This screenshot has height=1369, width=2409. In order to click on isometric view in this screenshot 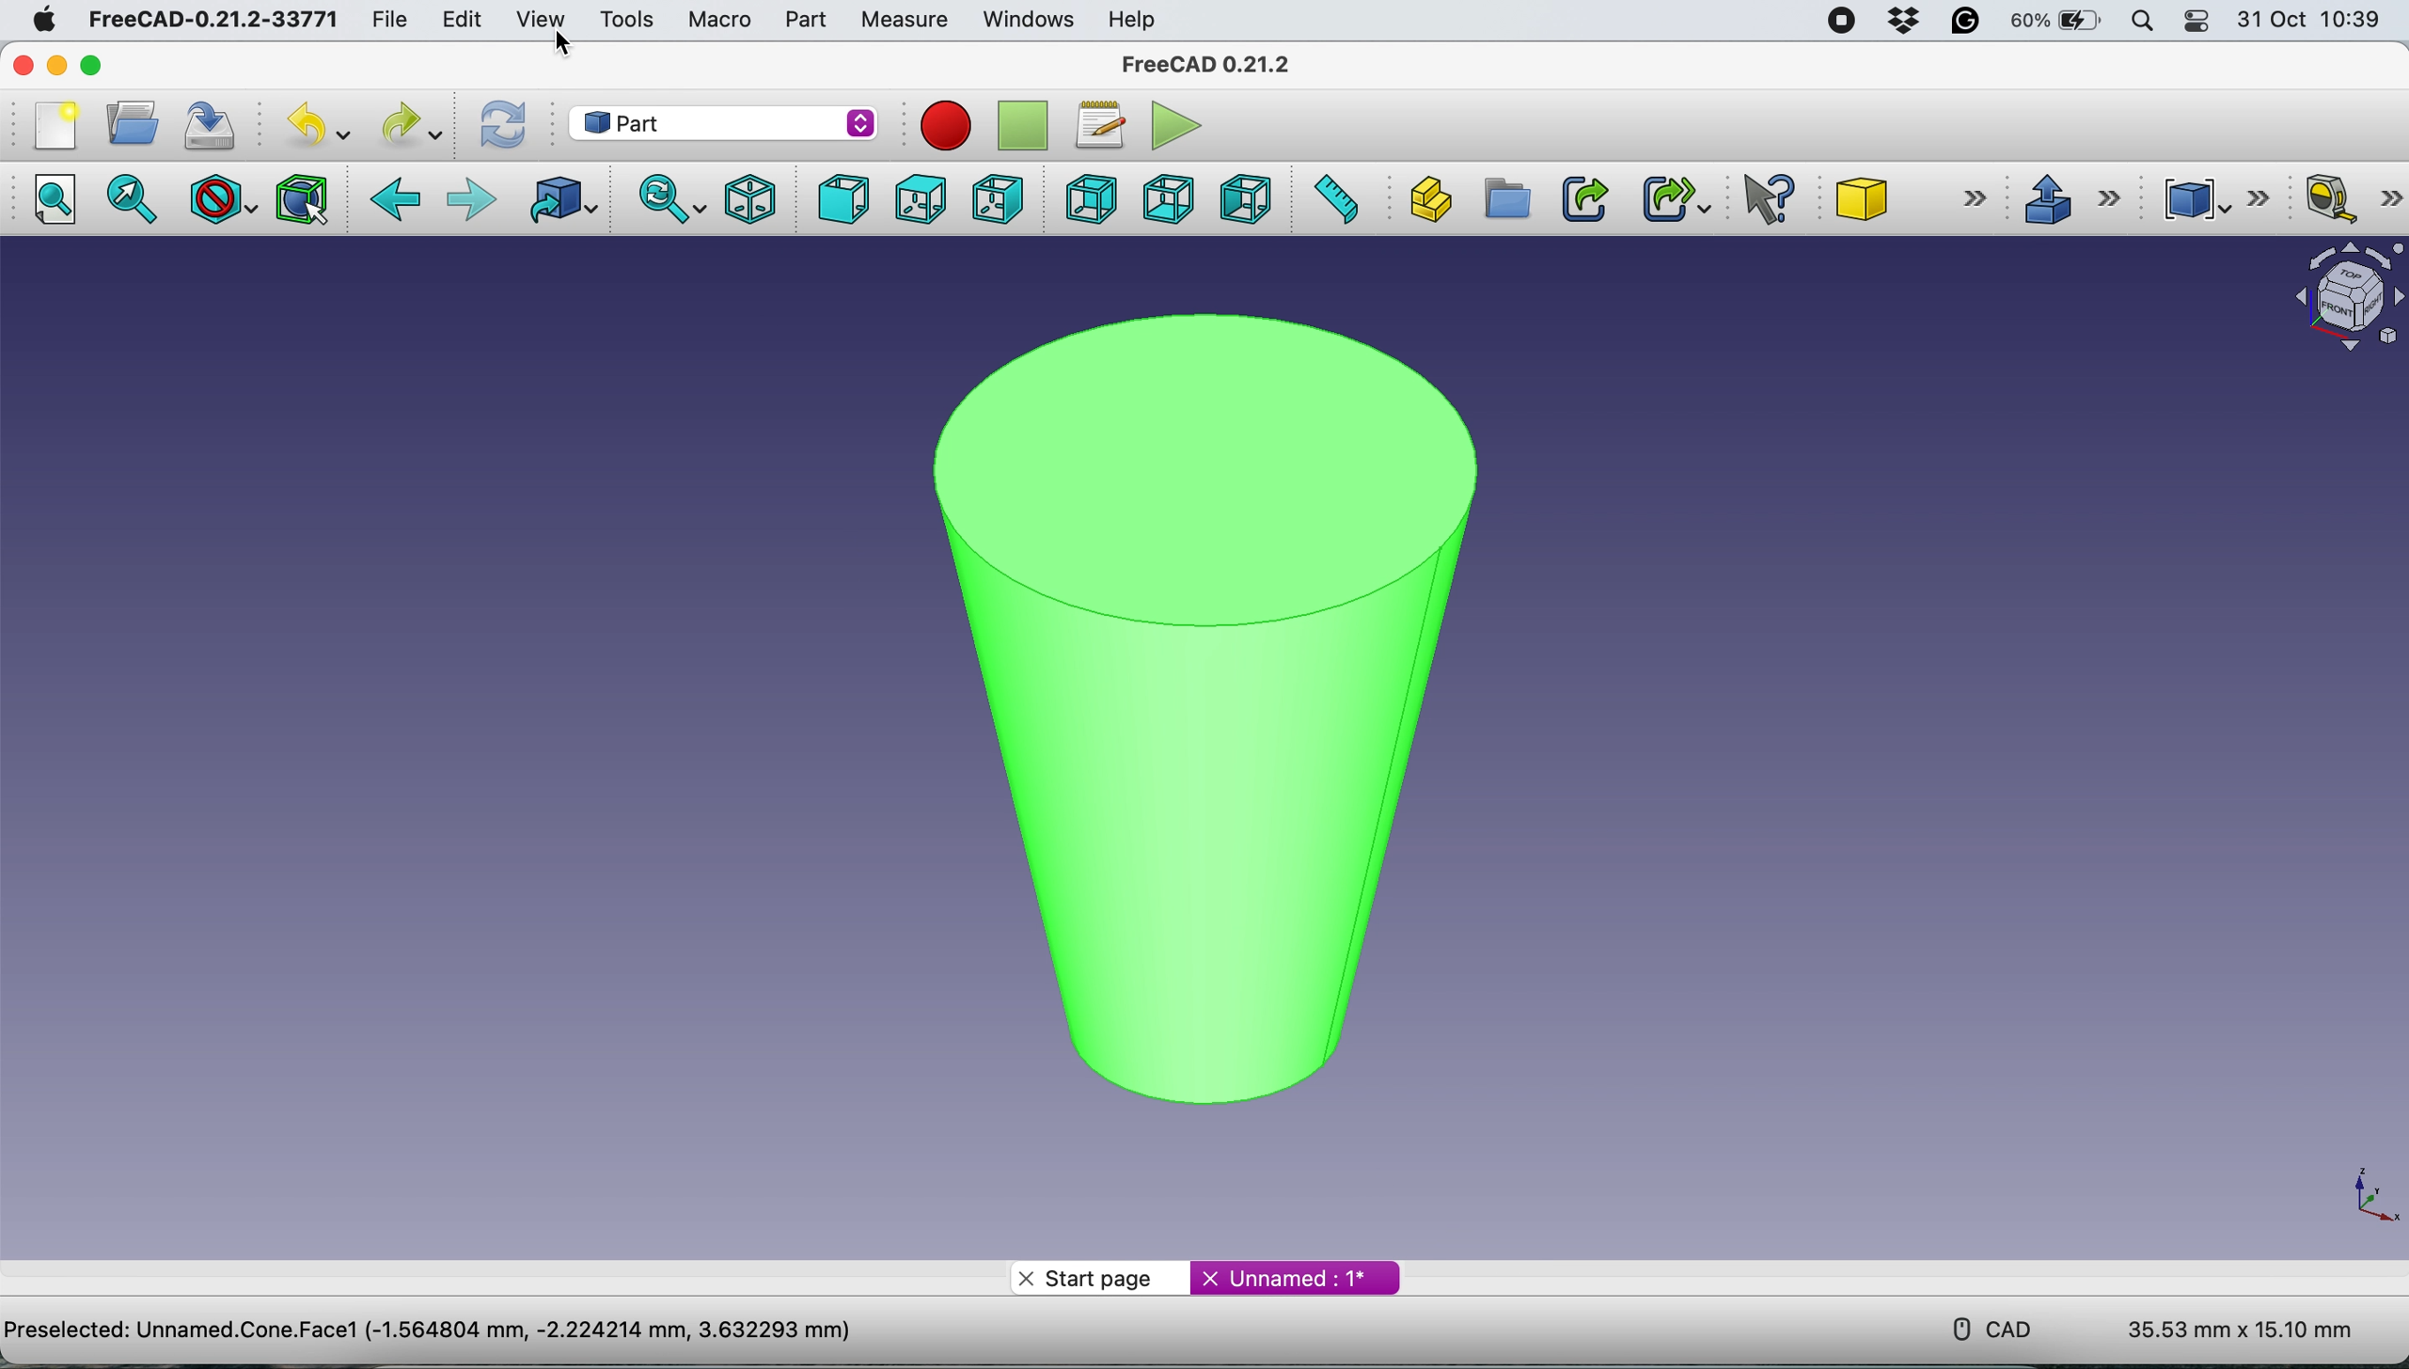, I will do `click(752, 197)`.